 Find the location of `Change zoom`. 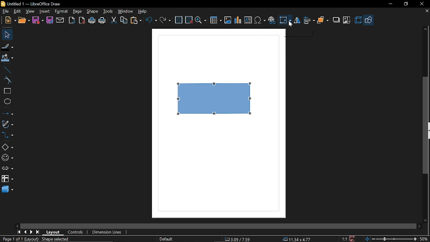

Change zoom is located at coordinates (390, 239).